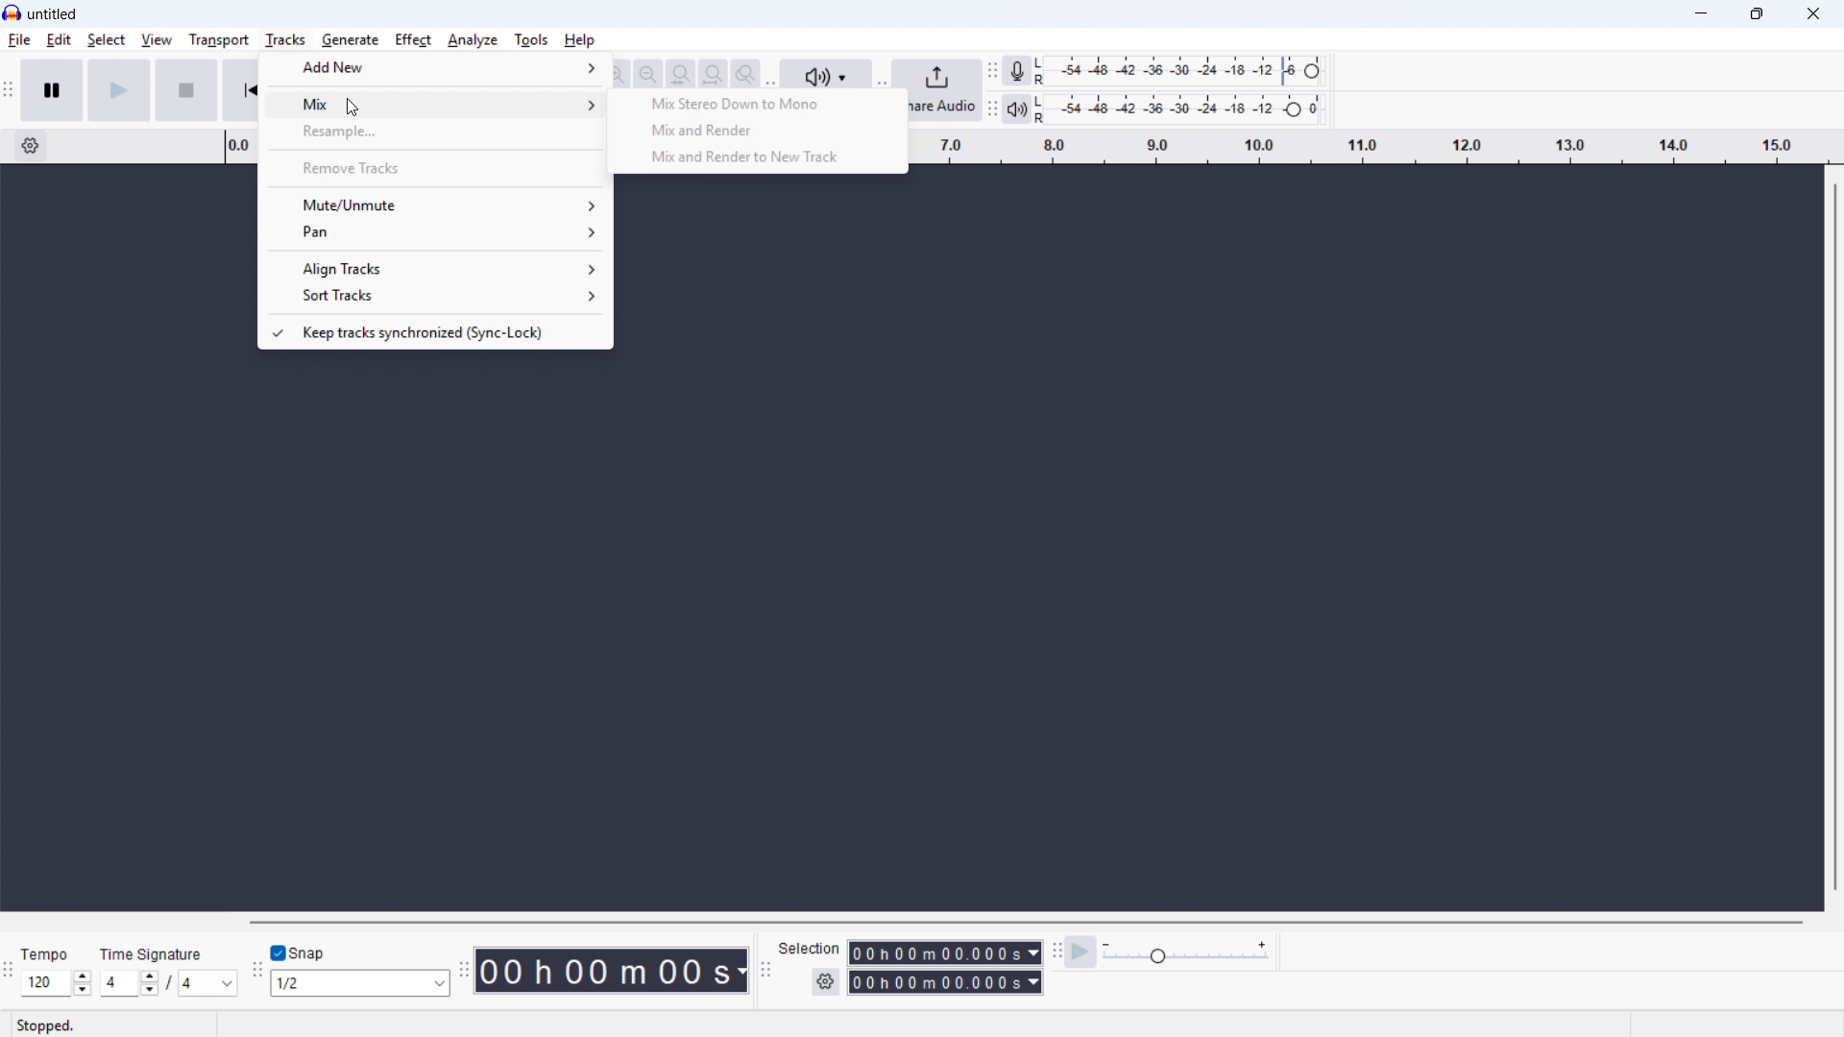 The height and width of the screenshot is (1037, 1844). I want to click on view , so click(157, 40).